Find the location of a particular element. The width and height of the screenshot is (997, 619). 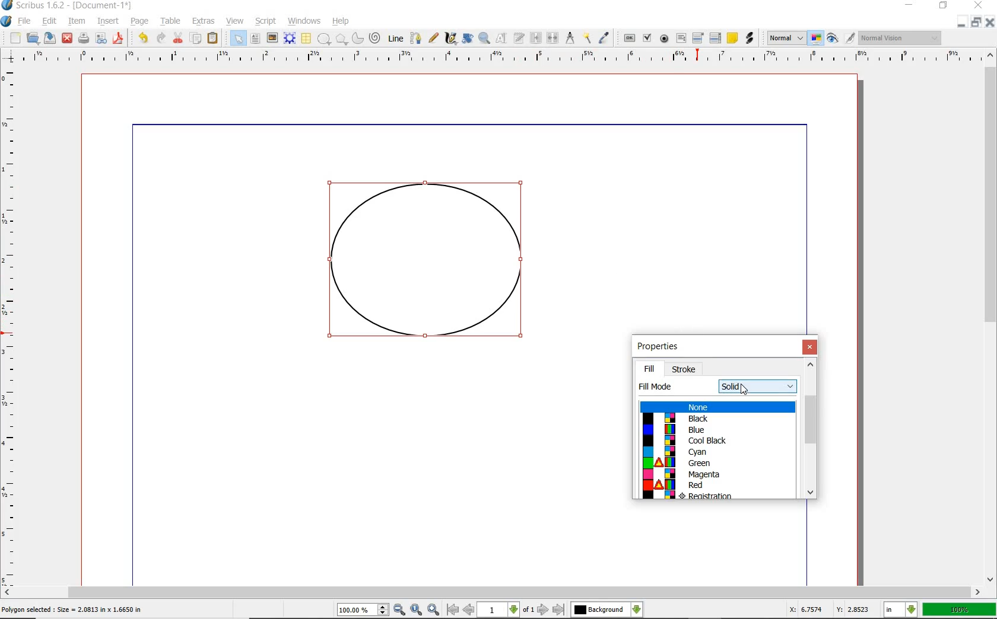

fill mode is located at coordinates (653, 387).